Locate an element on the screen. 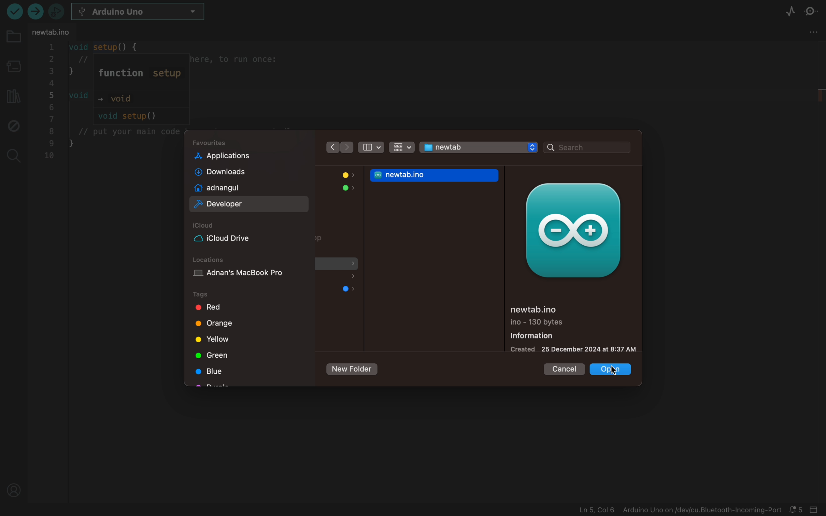  verify is located at coordinates (37, 13).